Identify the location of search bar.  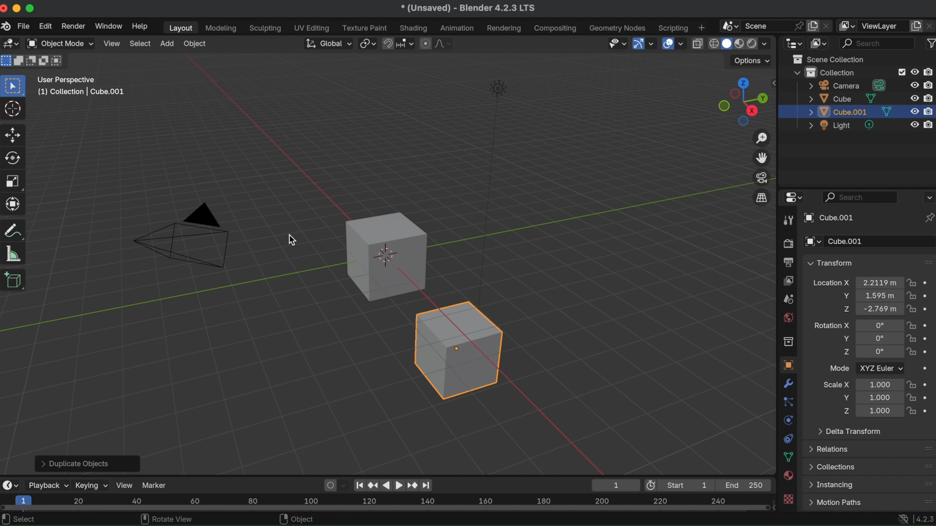
(860, 197).